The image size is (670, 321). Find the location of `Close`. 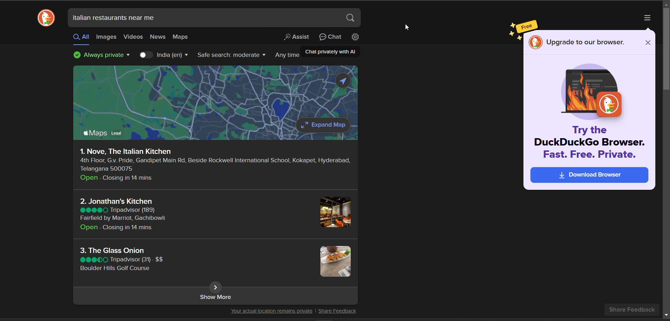

Close is located at coordinates (648, 43).